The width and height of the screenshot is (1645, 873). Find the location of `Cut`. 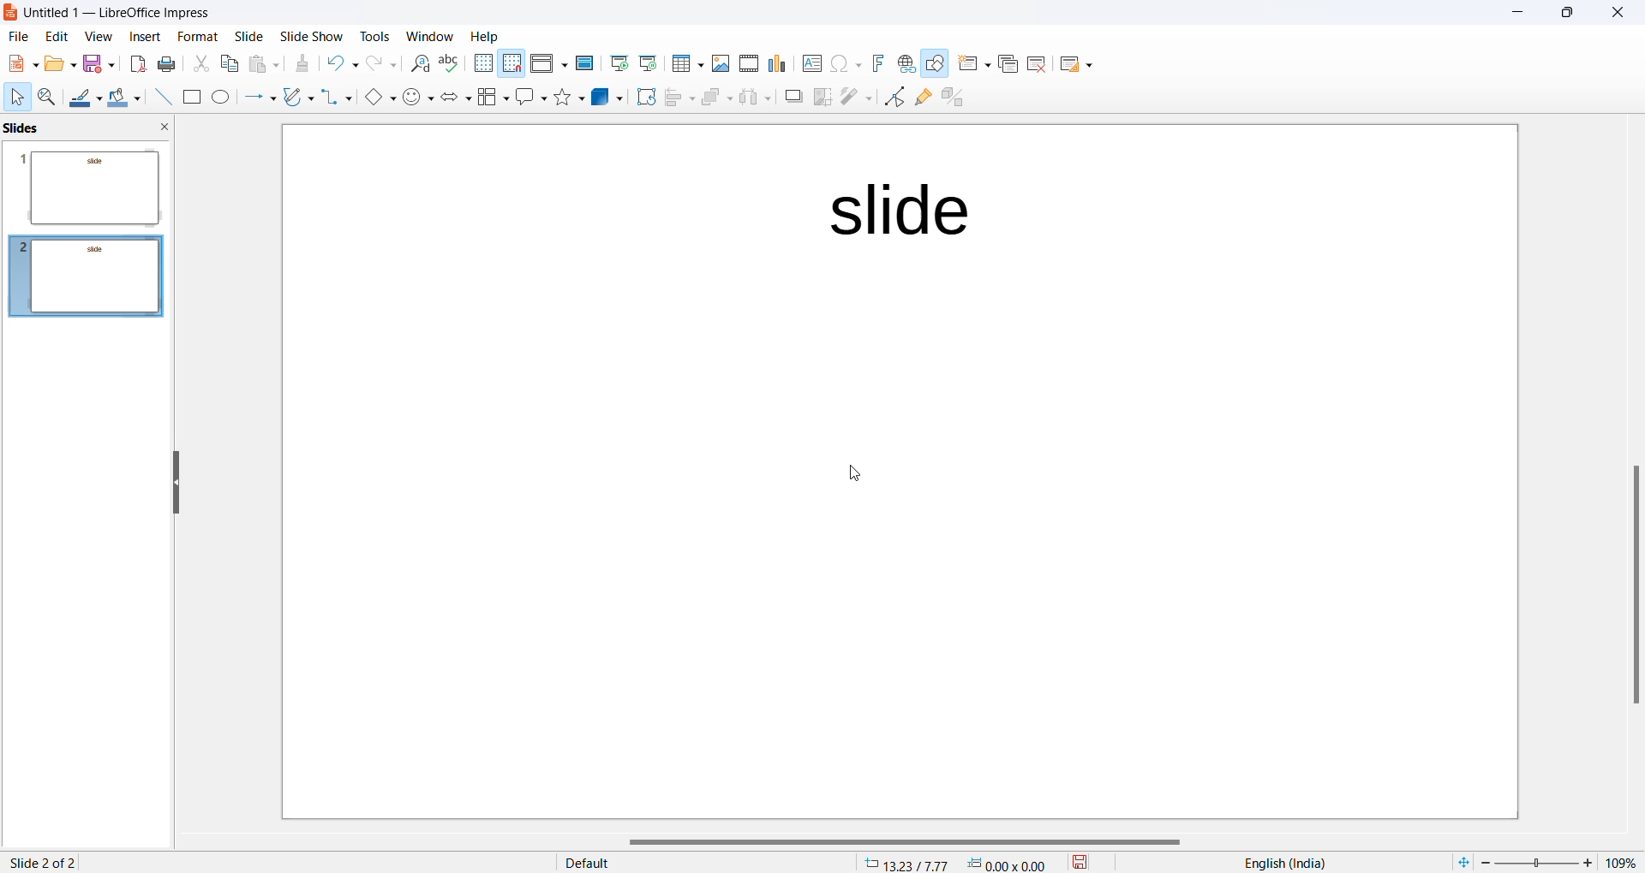

Cut is located at coordinates (199, 62).